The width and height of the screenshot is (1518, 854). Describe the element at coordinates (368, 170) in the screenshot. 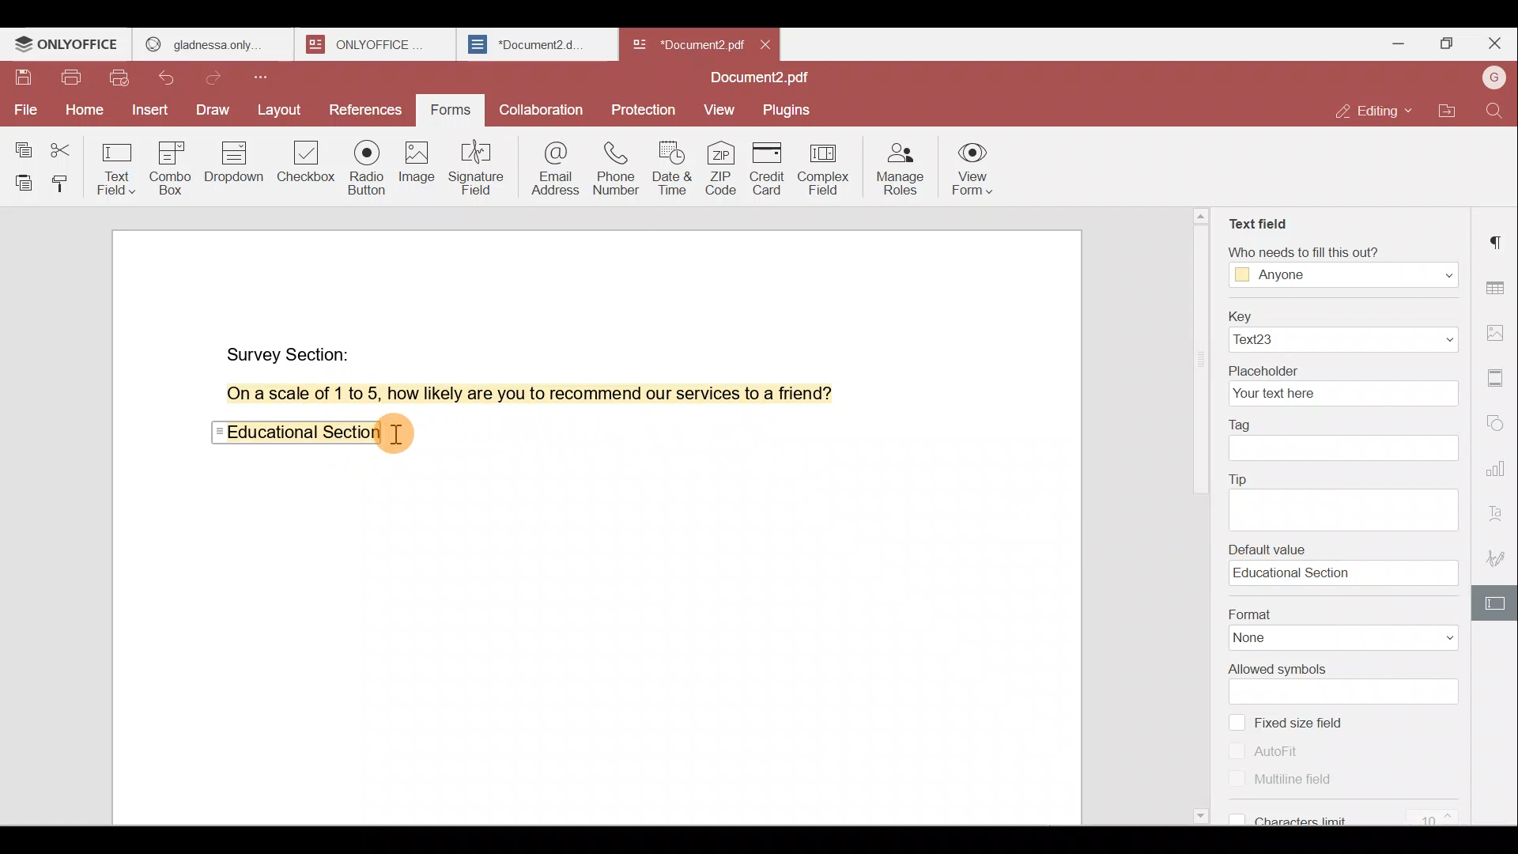

I see `Radio` at that location.